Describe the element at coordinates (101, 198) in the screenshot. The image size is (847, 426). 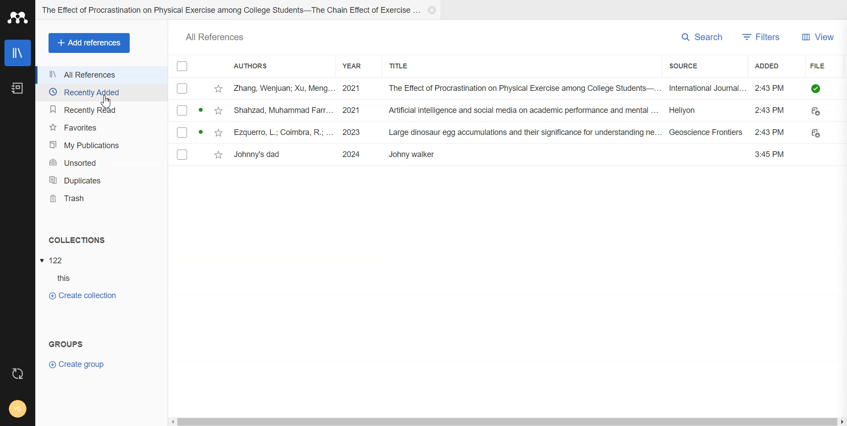
I see `Trash` at that location.